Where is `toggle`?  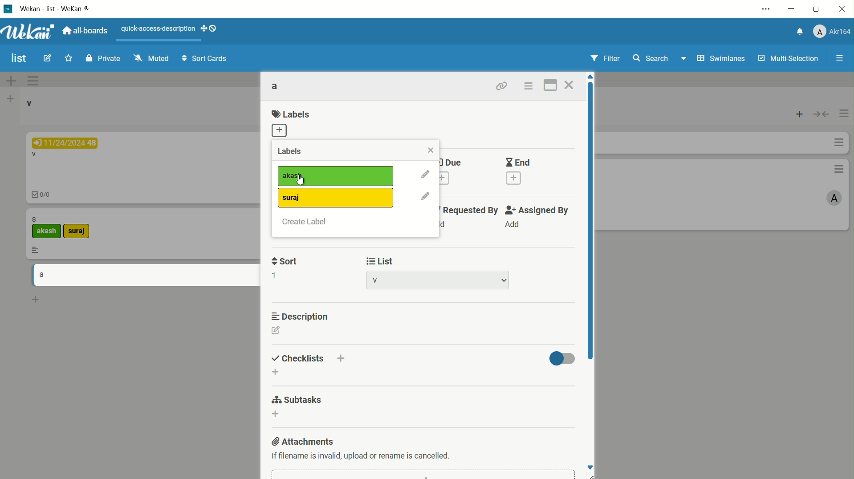
toggle is located at coordinates (821, 115).